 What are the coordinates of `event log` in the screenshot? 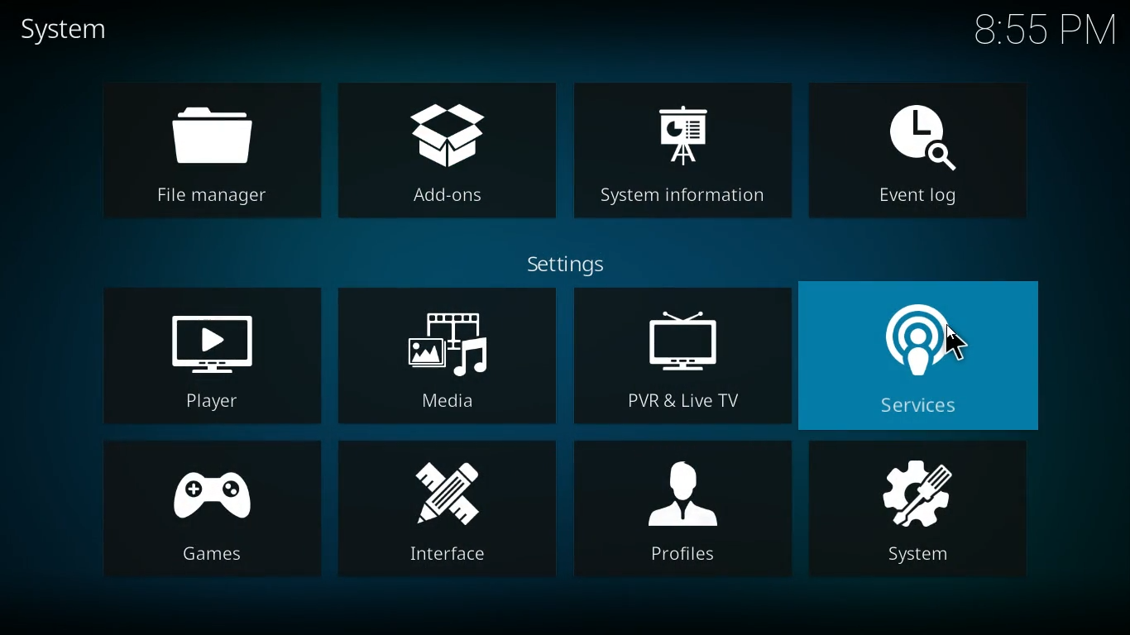 It's located at (925, 146).